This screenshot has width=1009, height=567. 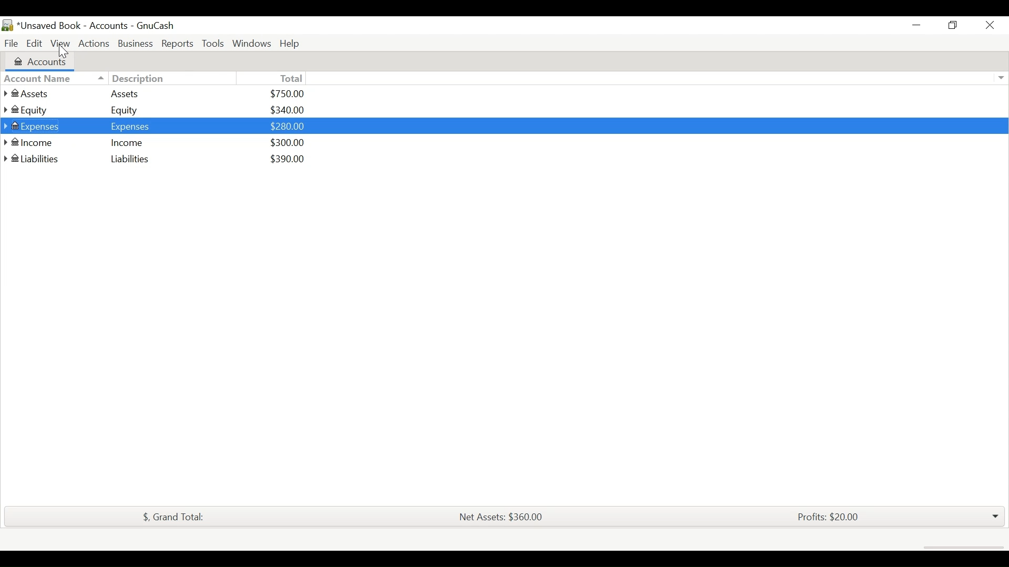 What do you see at coordinates (917, 26) in the screenshot?
I see `Minimize` at bounding box center [917, 26].